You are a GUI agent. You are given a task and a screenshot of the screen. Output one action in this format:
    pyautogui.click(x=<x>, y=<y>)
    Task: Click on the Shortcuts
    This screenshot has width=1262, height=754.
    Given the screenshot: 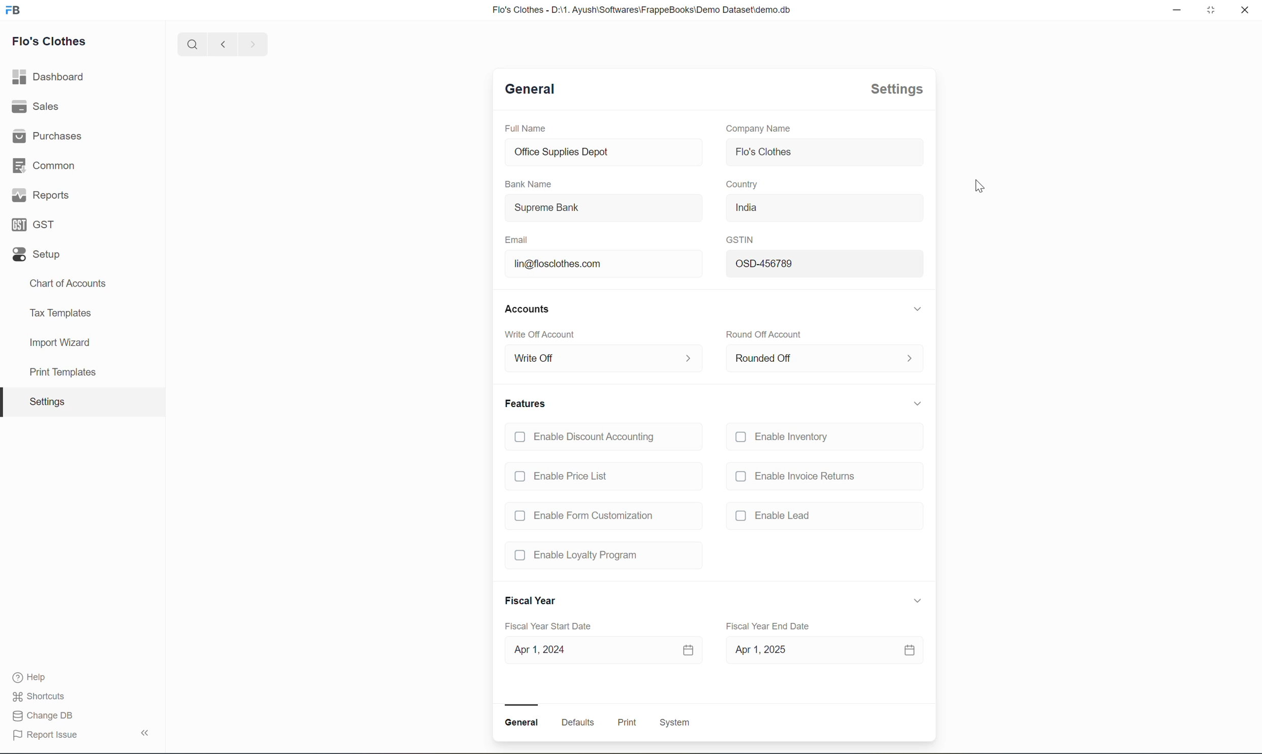 What is the action you would take?
    pyautogui.click(x=41, y=696)
    